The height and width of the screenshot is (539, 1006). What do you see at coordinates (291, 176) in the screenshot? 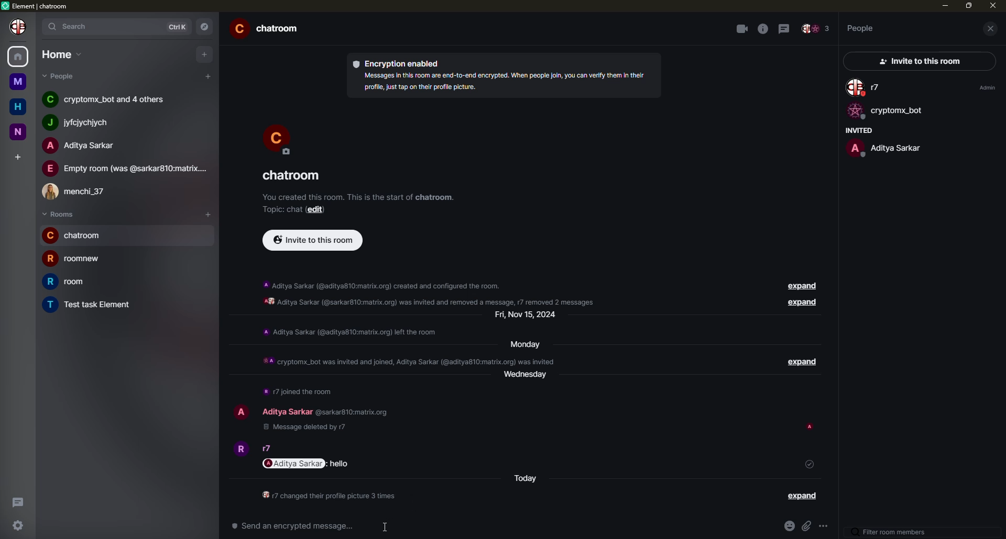
I see `room` at bounding box center [291, 176].